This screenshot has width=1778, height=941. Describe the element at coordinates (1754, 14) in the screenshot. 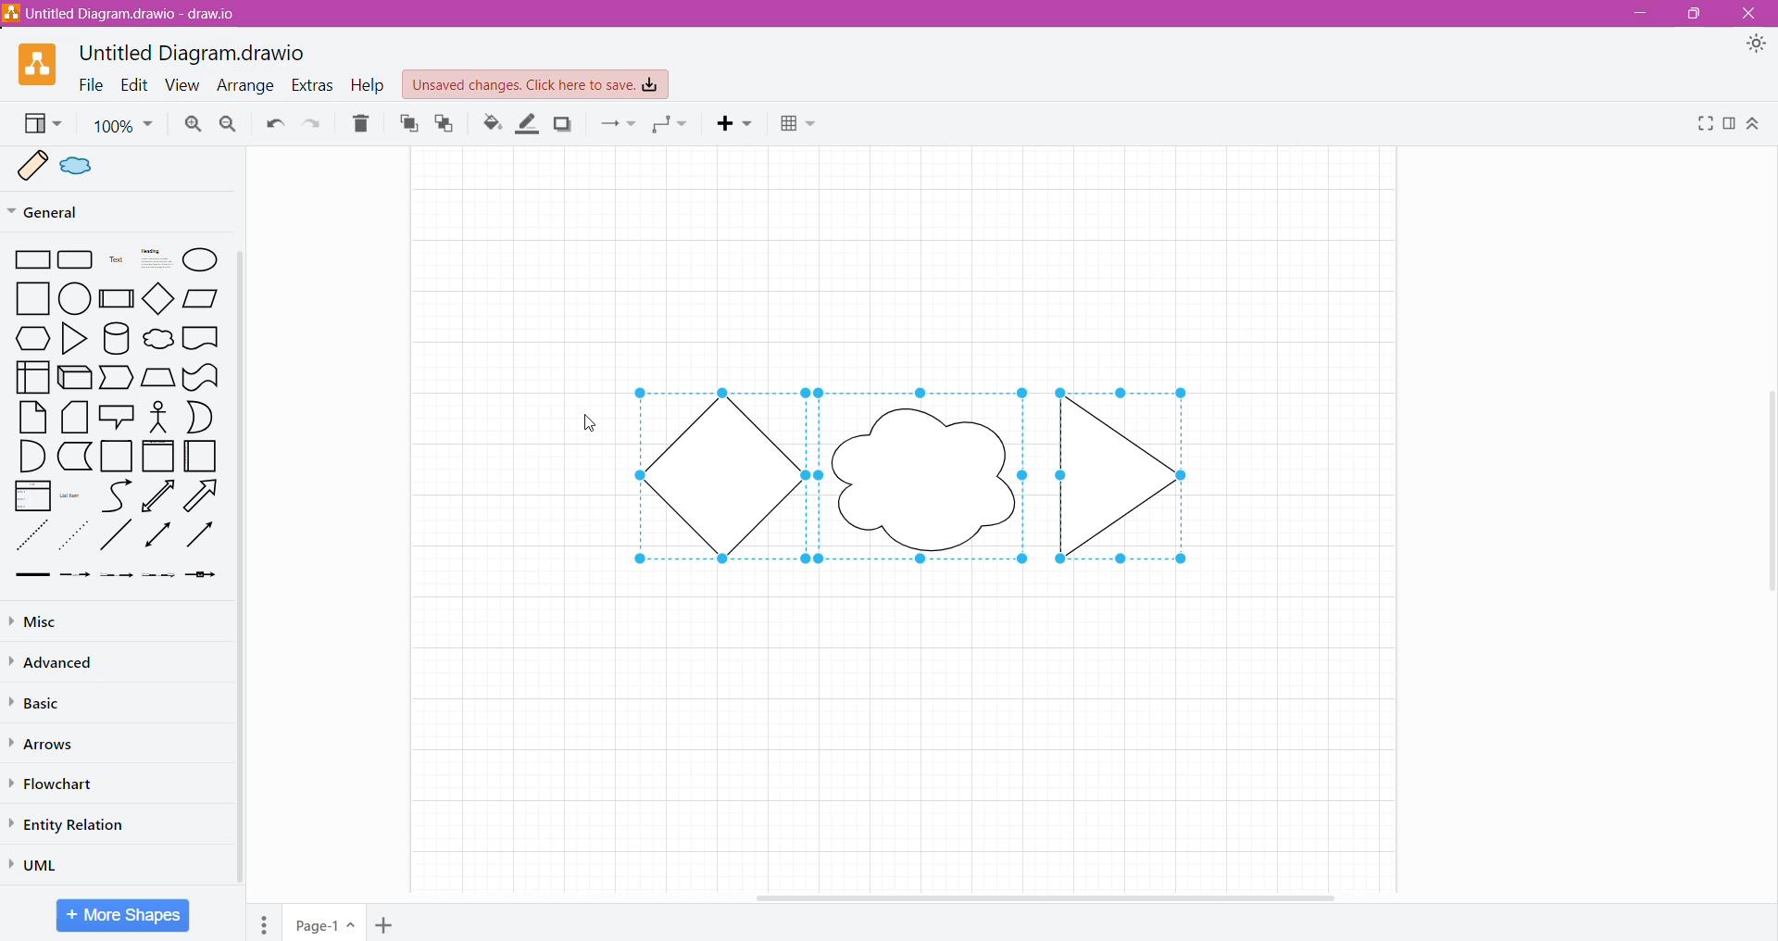

I see `Close` at that location.